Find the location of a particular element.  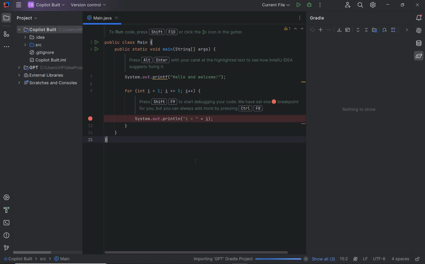

AI Assistant is located at coordinates (355, 259).